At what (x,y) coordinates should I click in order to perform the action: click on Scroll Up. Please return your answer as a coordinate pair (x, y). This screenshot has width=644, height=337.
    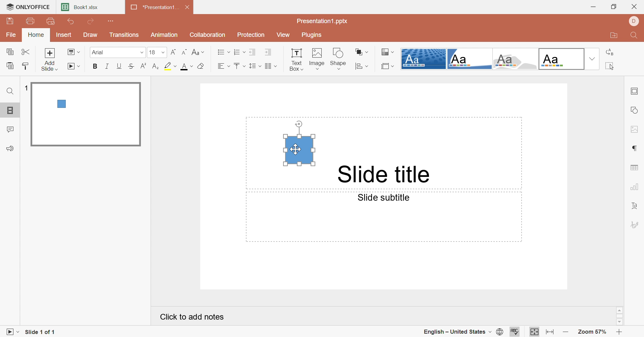
    Looking at the image, I should click on (620, 310).